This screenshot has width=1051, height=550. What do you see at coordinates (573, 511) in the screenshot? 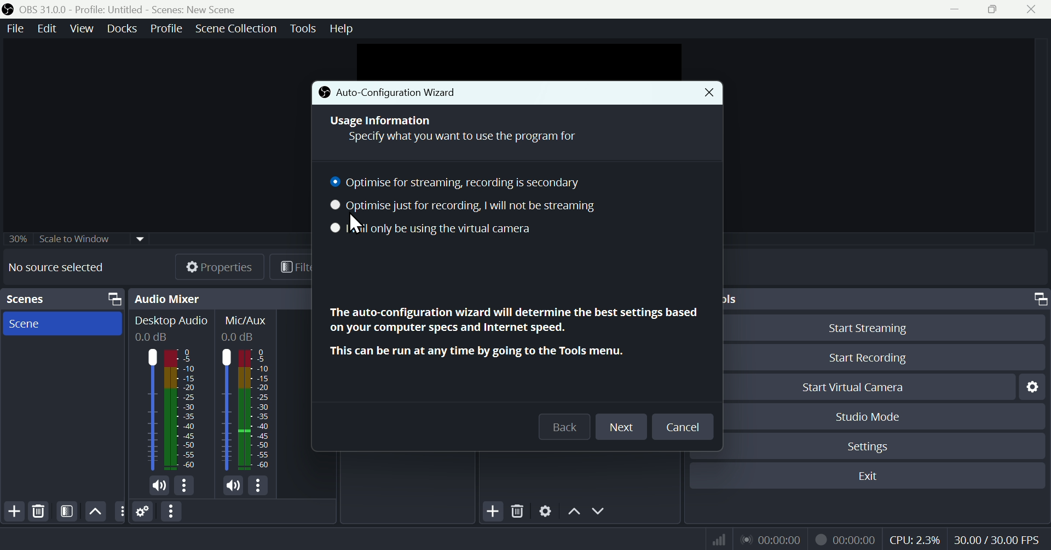
I see `Up` at bounding box center [573, 511].